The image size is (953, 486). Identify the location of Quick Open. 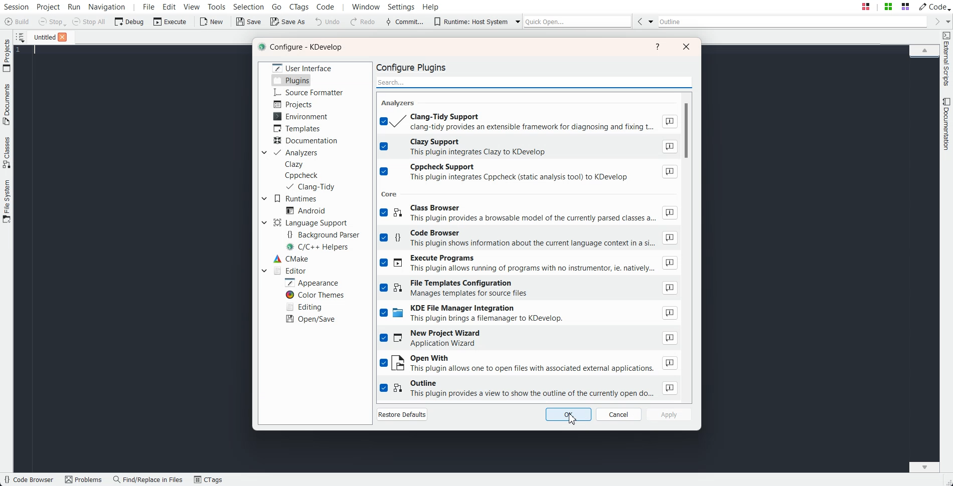
(578, 21).